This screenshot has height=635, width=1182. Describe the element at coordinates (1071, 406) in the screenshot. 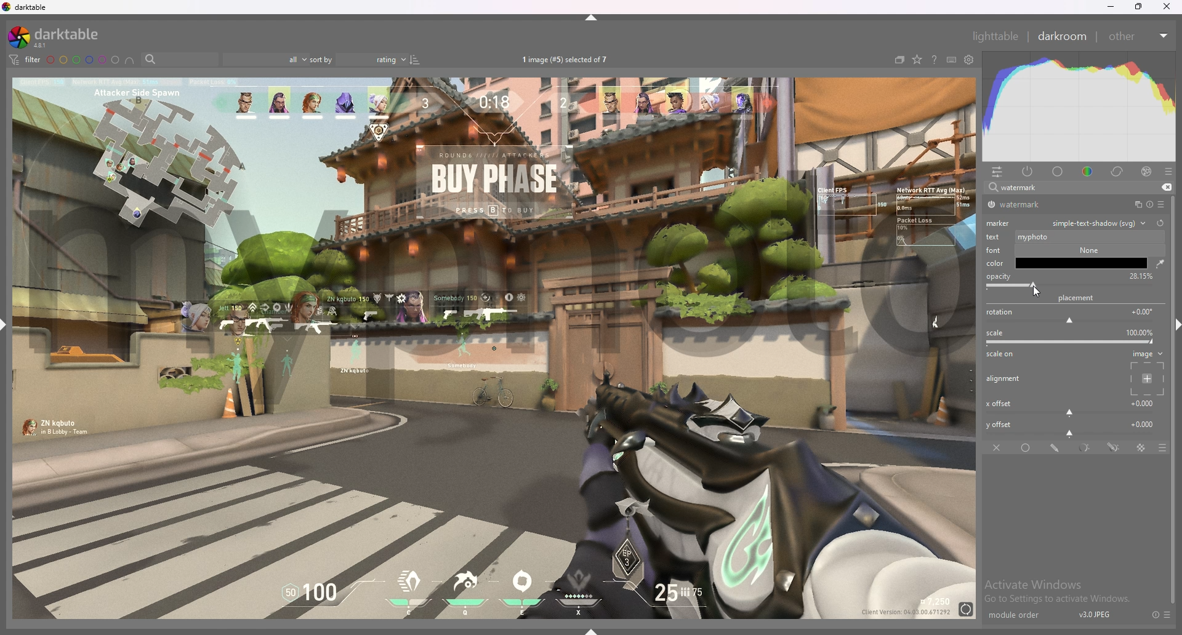

I see `xoffset` at that location.